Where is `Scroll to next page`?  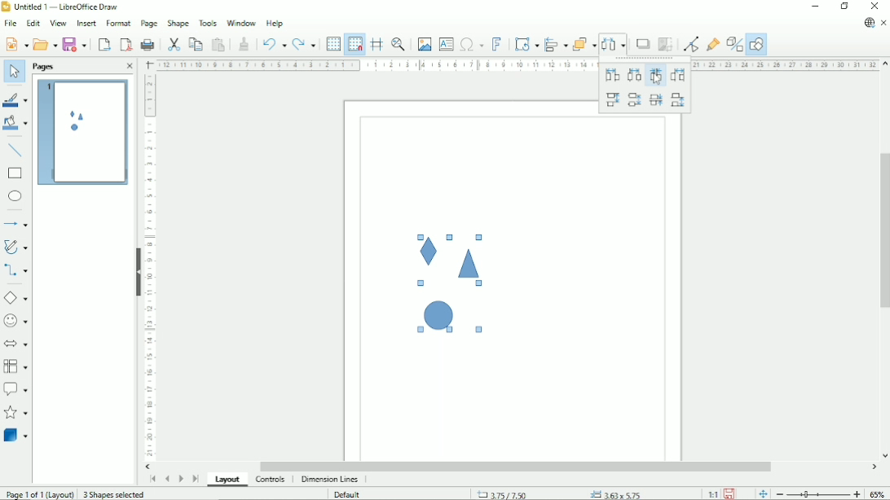
Scroll to next page is located at coordinates (180, 478).